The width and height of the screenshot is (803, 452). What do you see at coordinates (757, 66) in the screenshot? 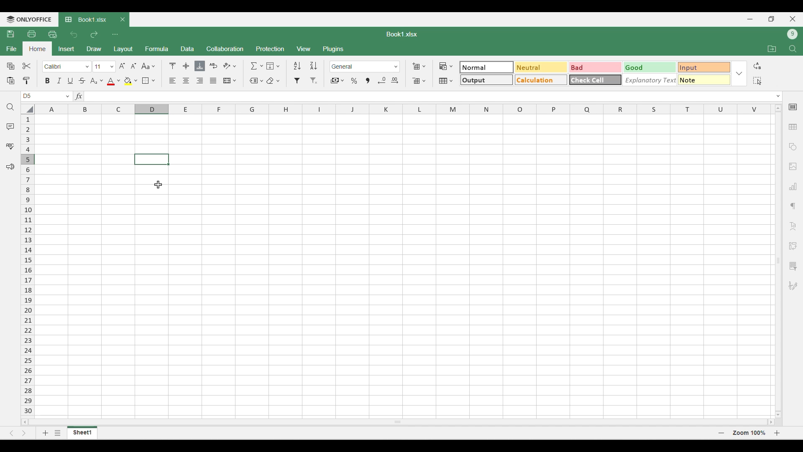
I see `Replace` at bounding box center [757, 66].